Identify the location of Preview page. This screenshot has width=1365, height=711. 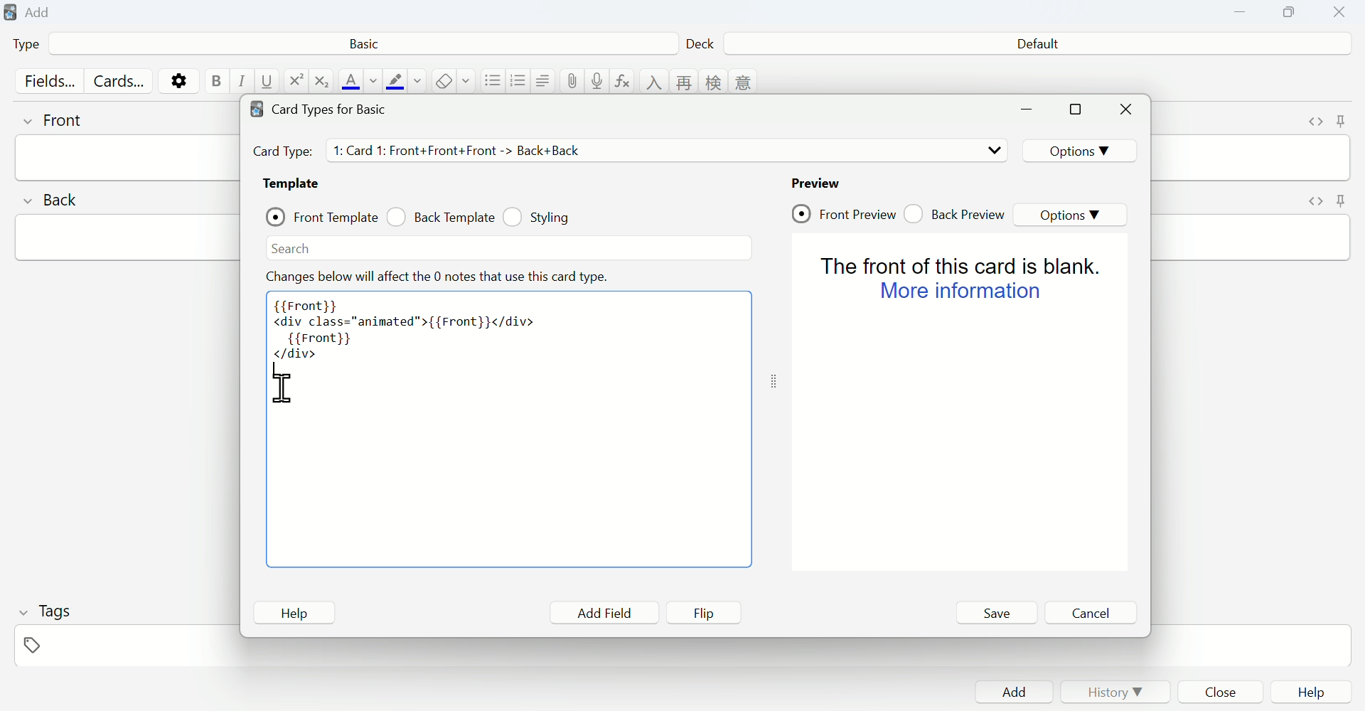
(968, 405).